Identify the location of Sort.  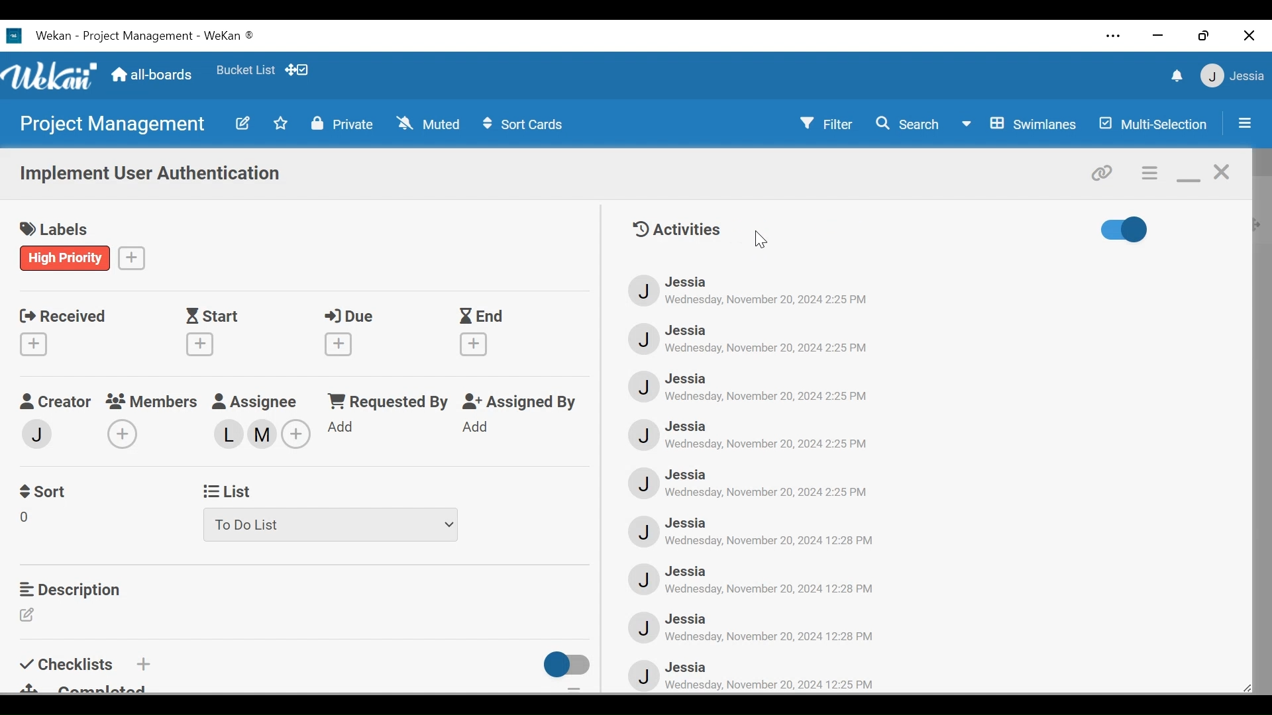
(41, 490).